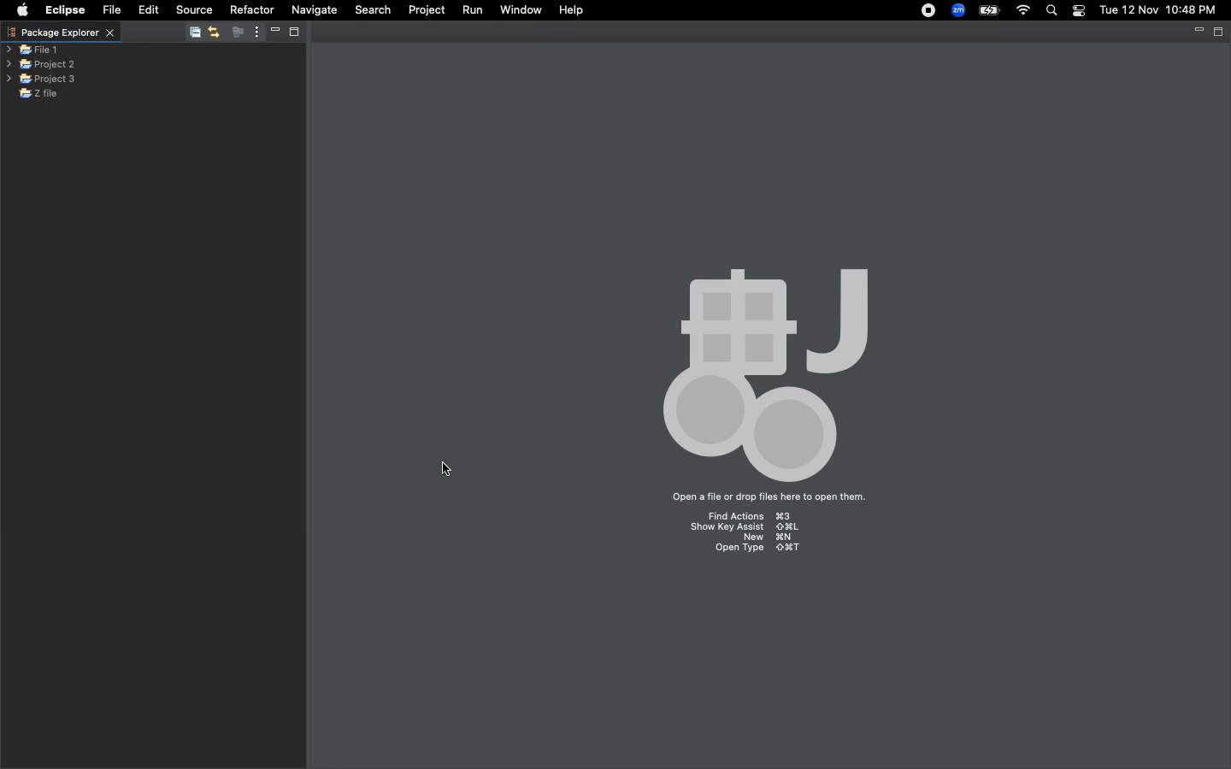 Image resolution: width=1231 pixels, height=769 pixels. Describe the element at coordinates (39, 65) in the screenshot. I see `Project 2` at that location.